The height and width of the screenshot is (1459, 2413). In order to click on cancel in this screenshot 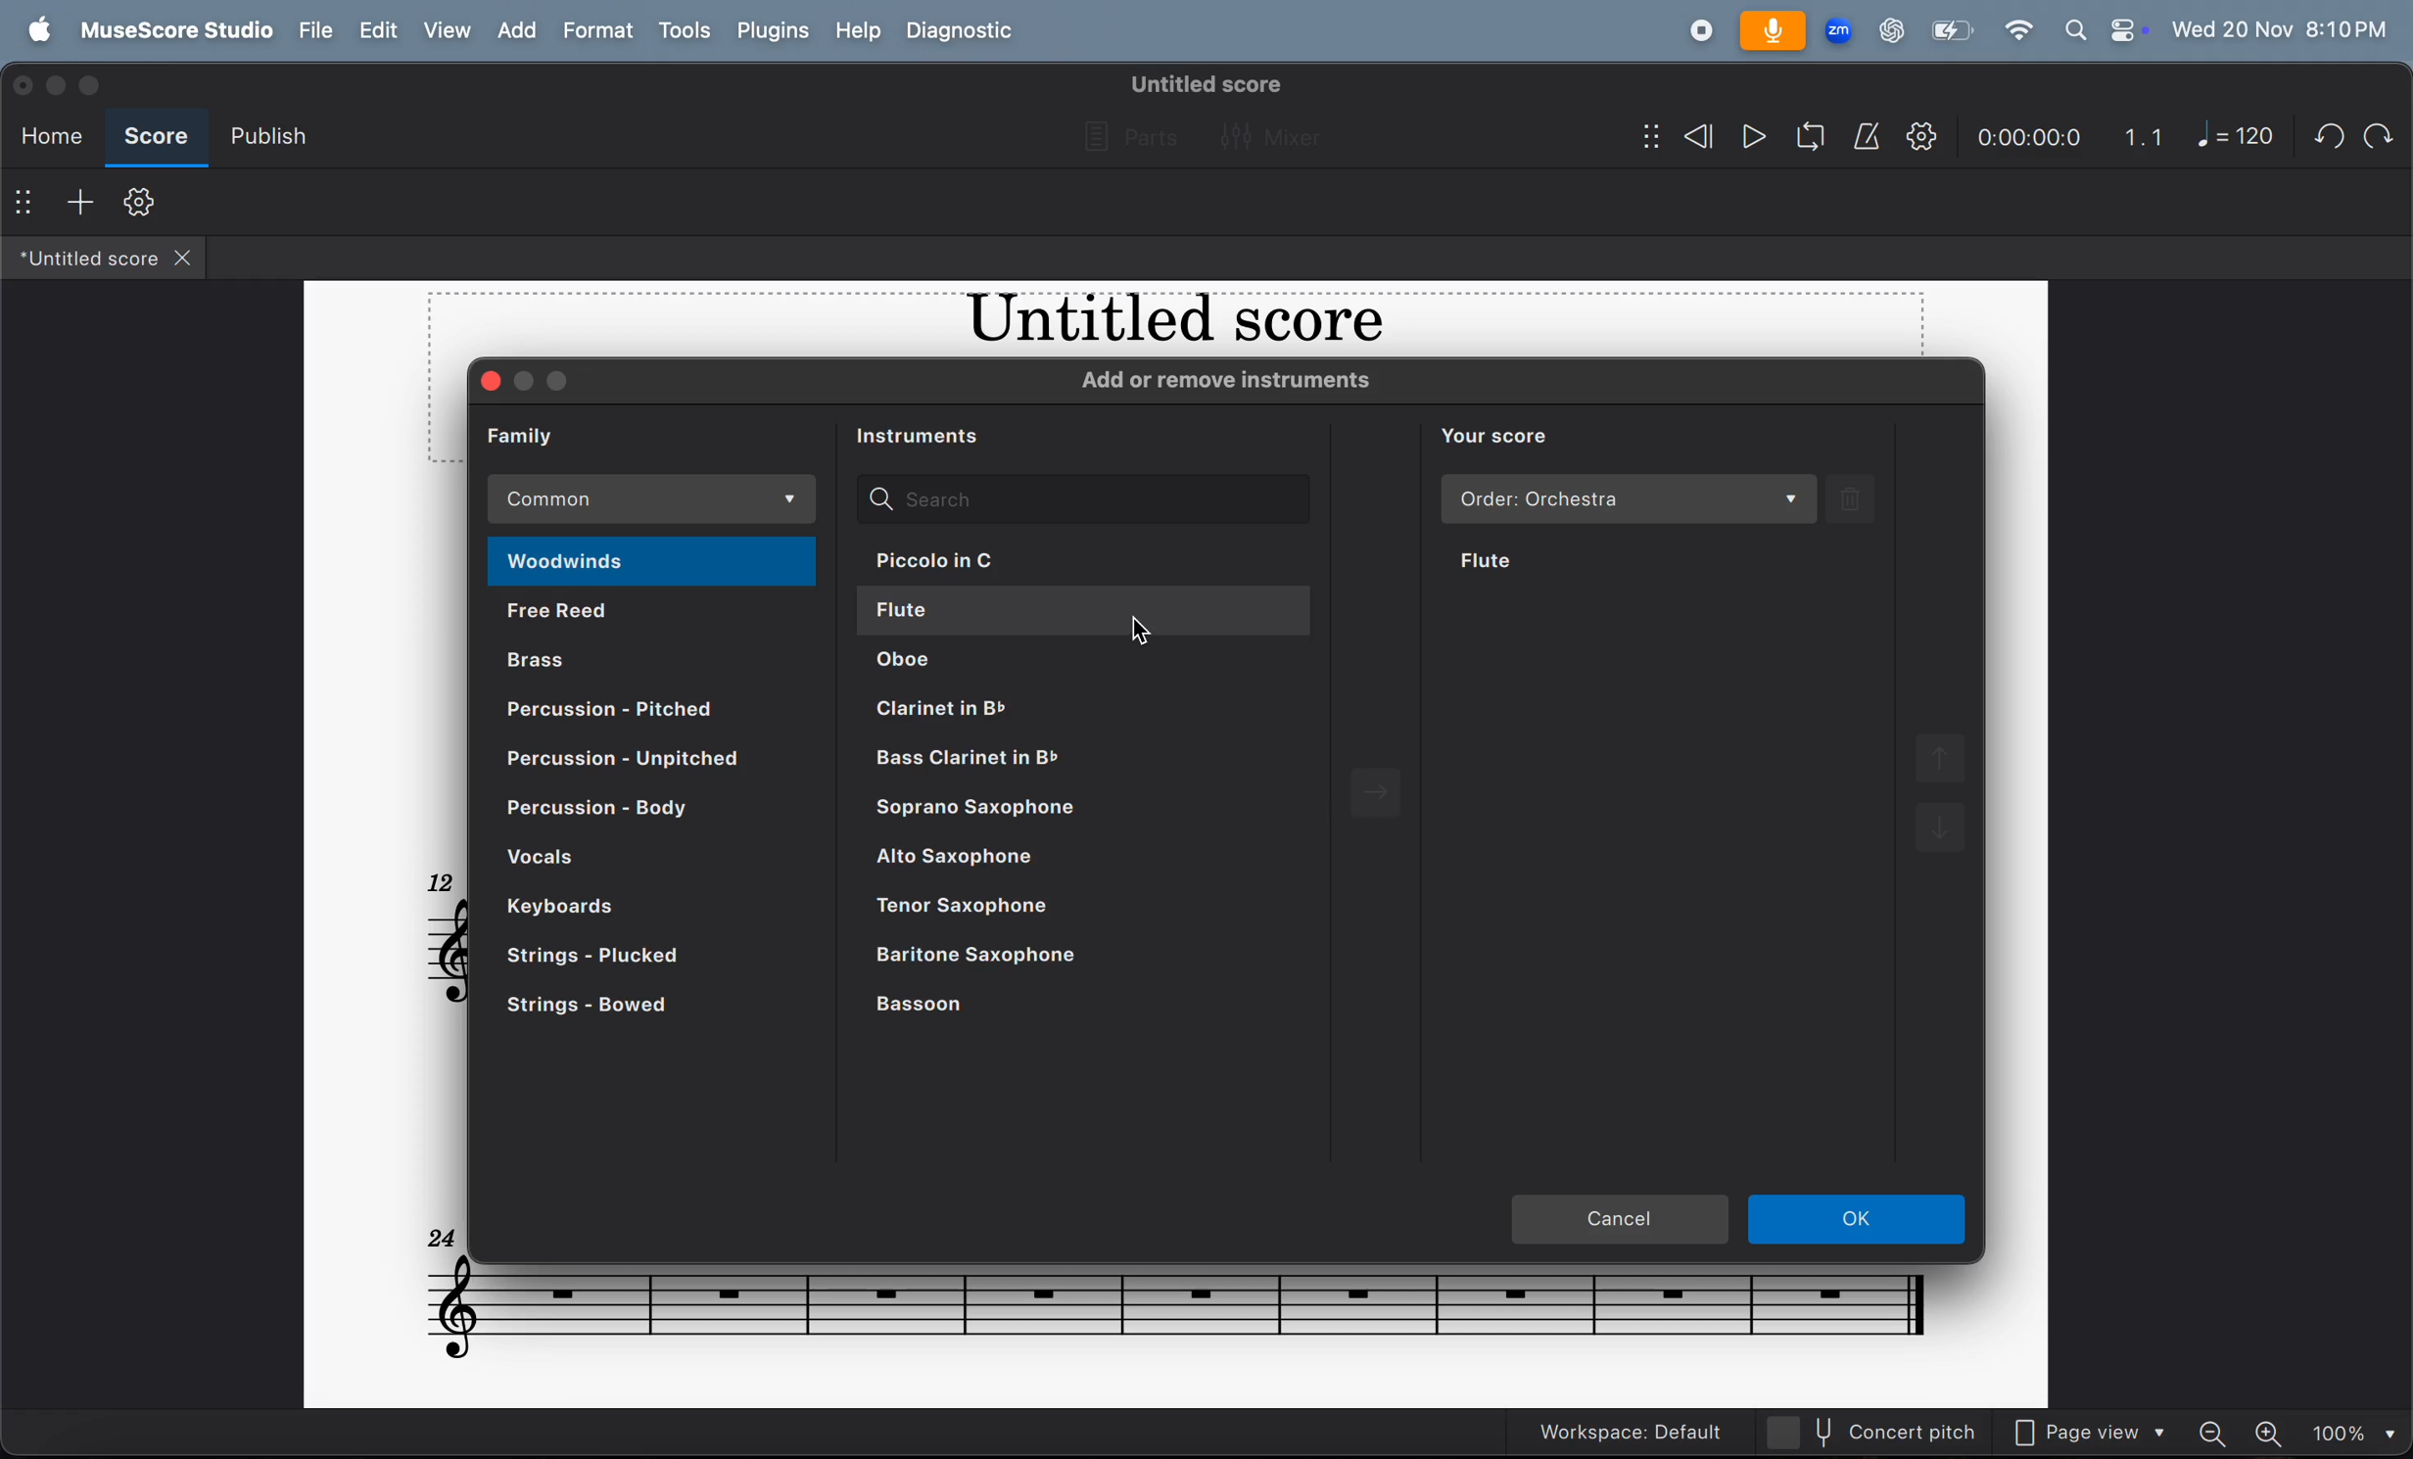, I will do `click(1620, 1222)`.